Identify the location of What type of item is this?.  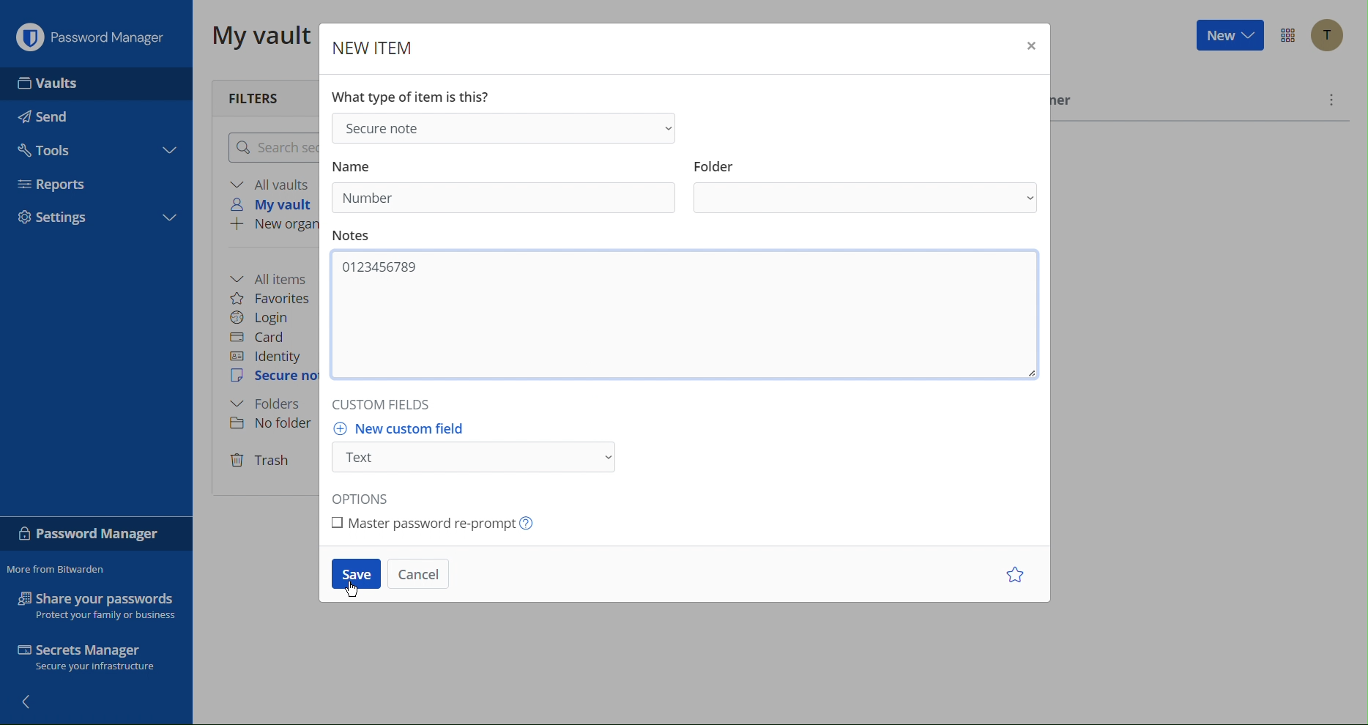
(412, 97).